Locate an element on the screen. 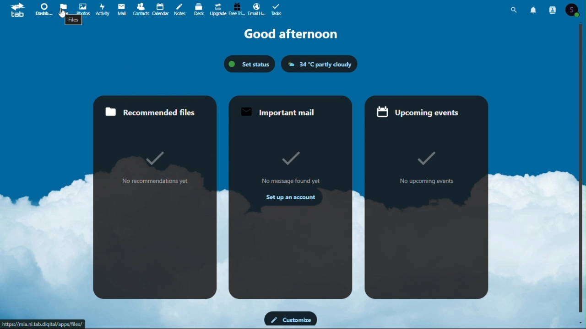 The width and height of the screenshot is (586, 329). Email hosting is located at coordinates (257, 9).